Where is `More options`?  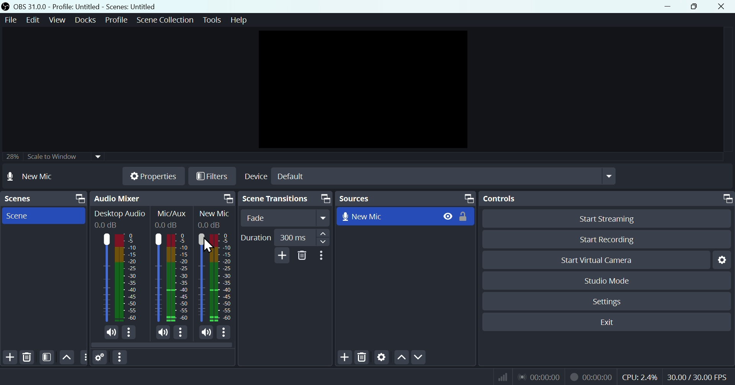
More options is located at coordinates (129, 333).